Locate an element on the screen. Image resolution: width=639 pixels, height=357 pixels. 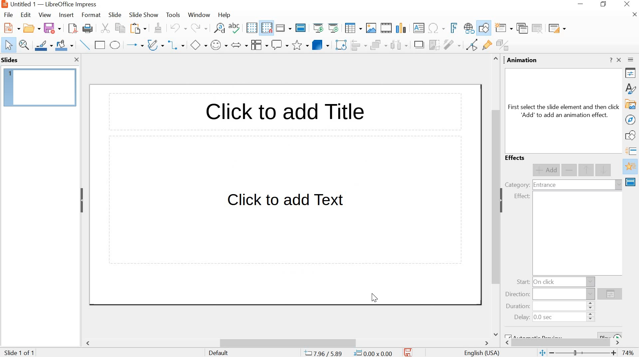
tools menu is located at coordinates (173, 15).